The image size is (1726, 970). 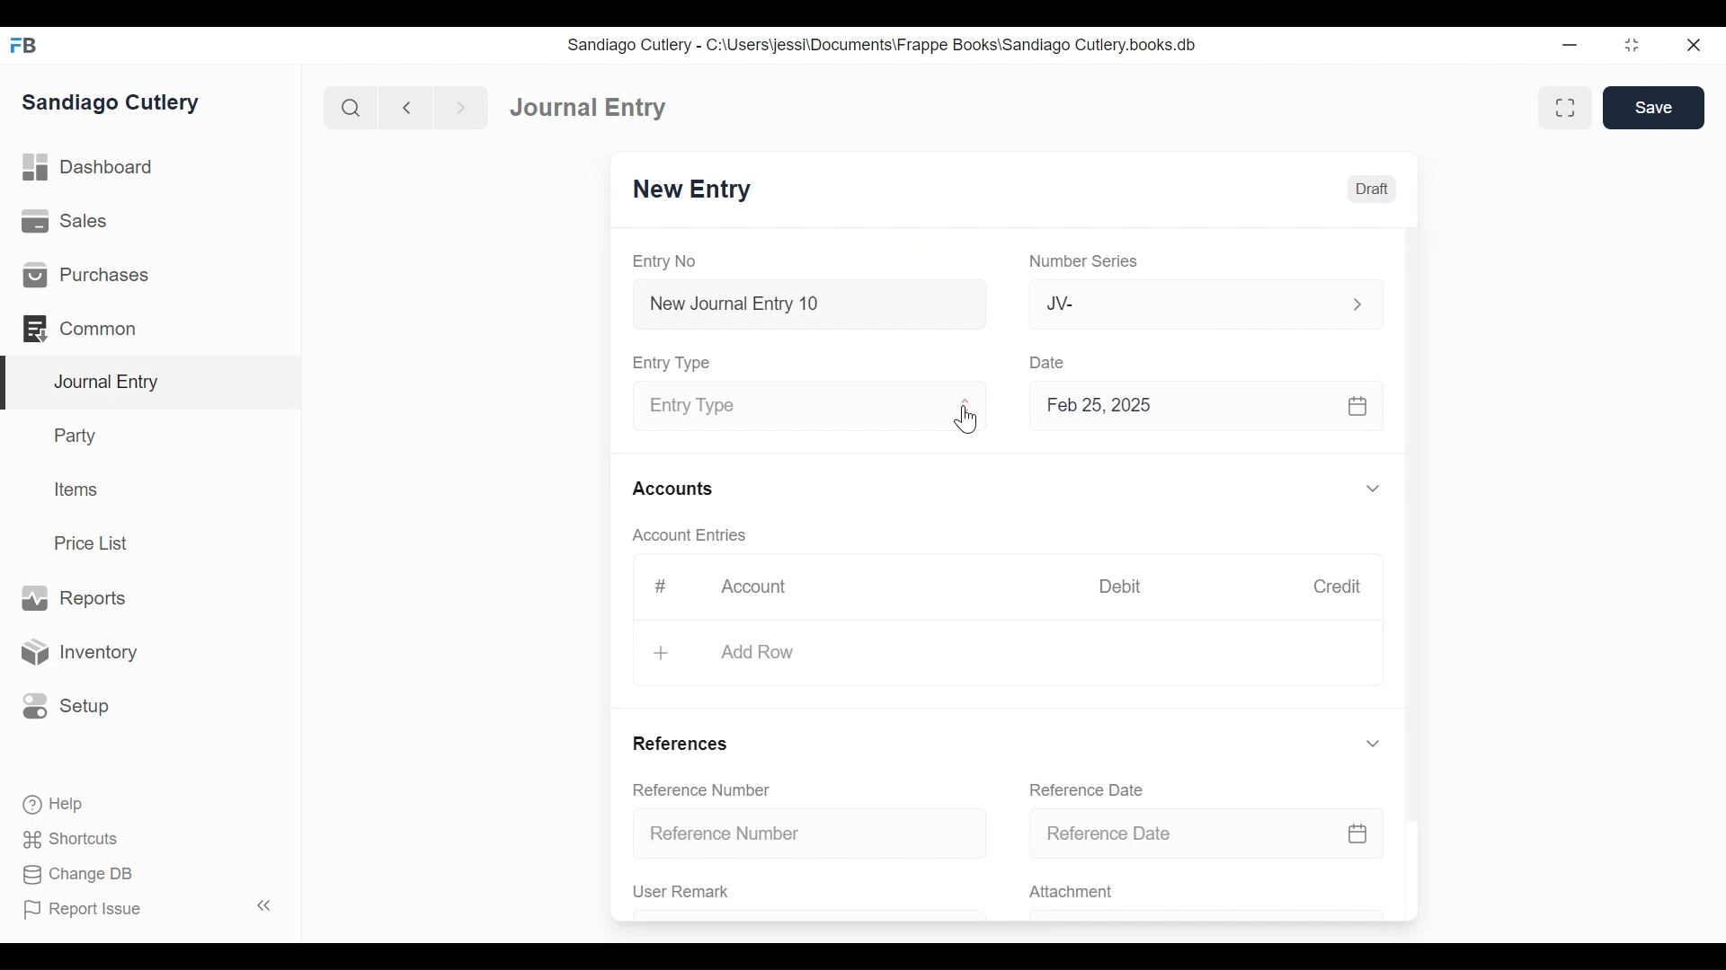 What do you see at coordinates (1341, 588) in the screenshot?
I see `Credit` at bounding box center [1341, 588].